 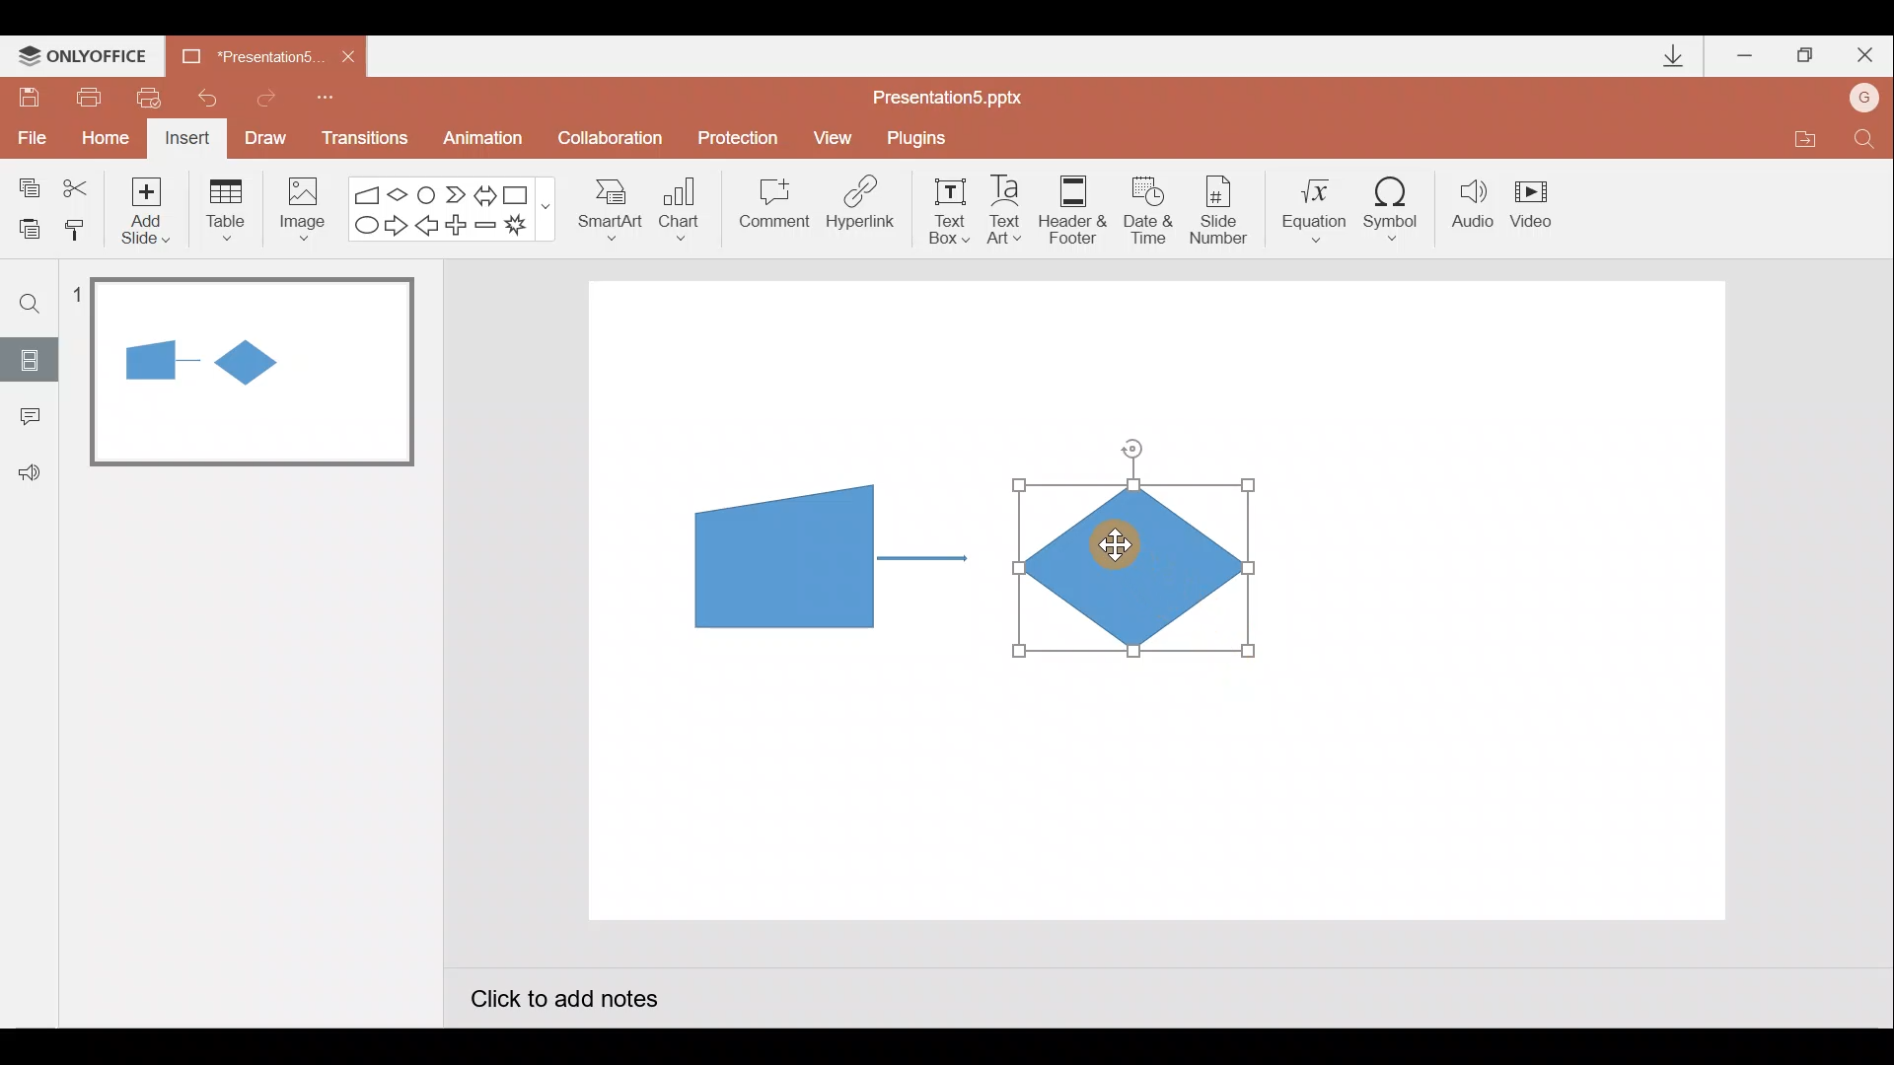 What do you see at coordinates (780, 554) in the screenshot?
I see `Manual input flow chart ` at bounding box center [780, 554].